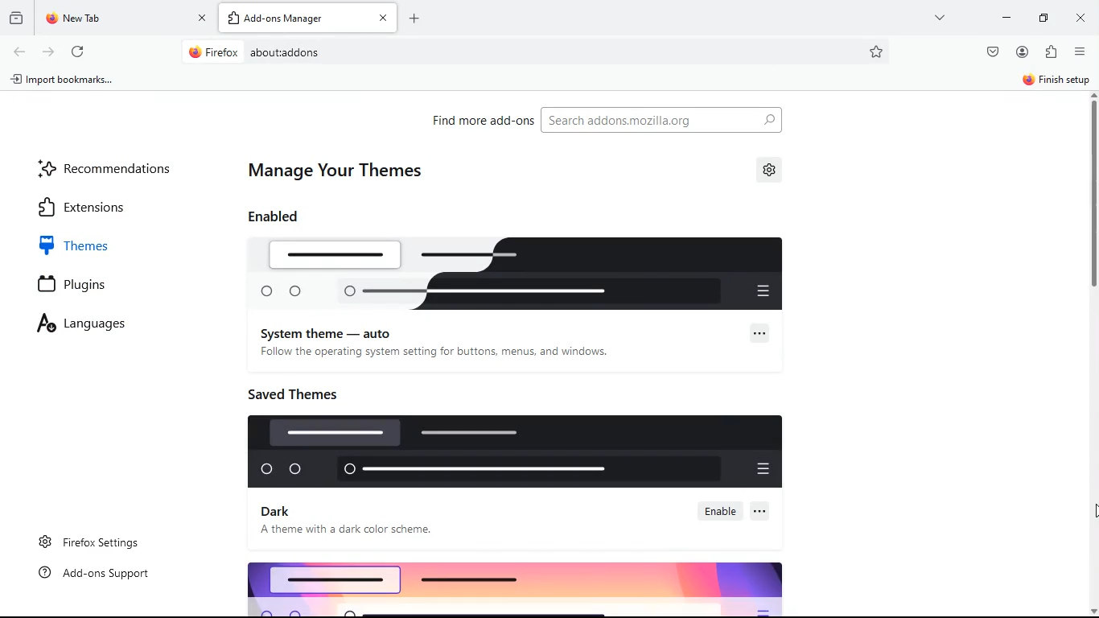 This screenshot has width=1099, height=618. What do you see at coordinates (99, 574) in the screenshot?
I see `add-ons support` at bounding box center [99, 574].